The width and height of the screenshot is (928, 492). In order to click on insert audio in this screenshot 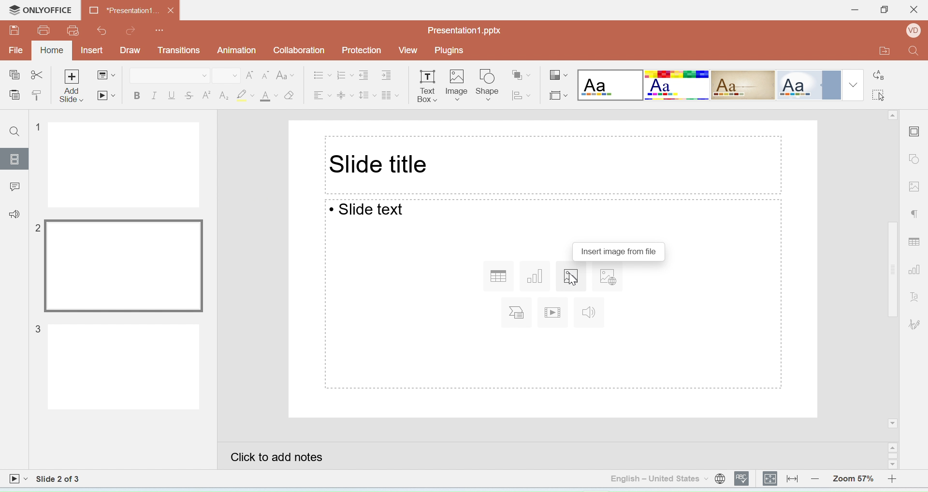, I will do `click(590, 313)`.